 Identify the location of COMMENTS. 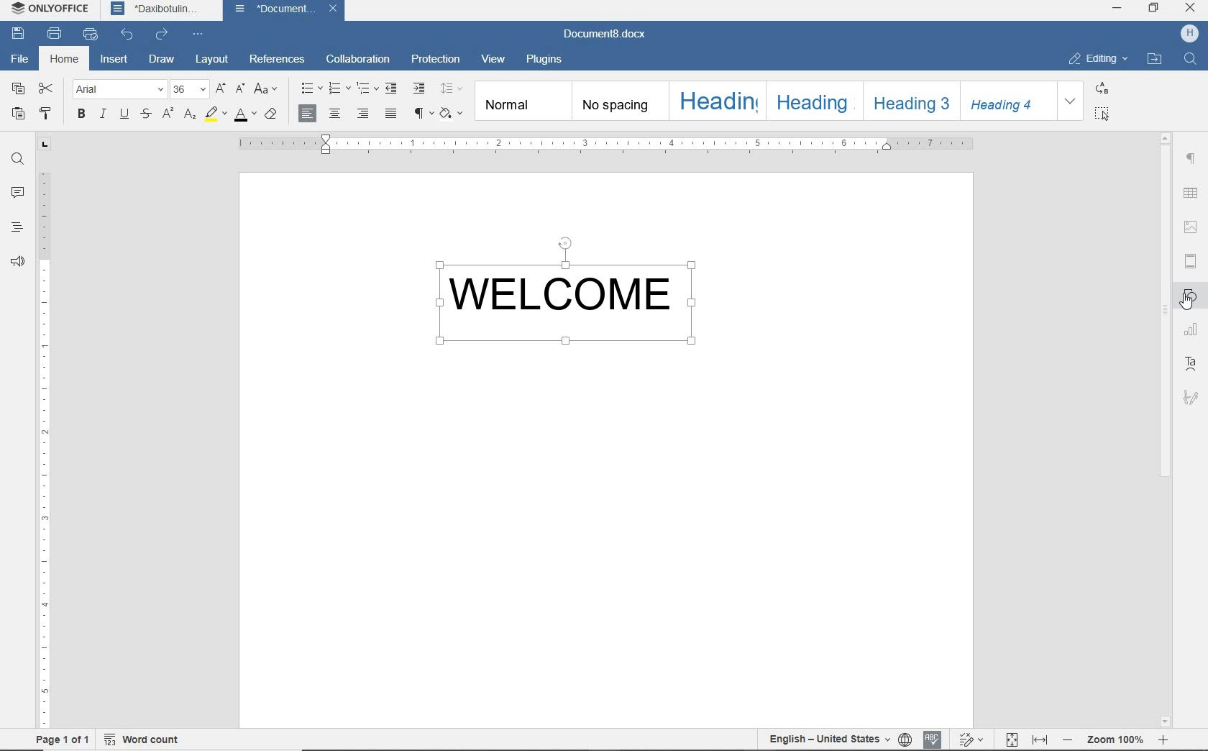
(19, 193).